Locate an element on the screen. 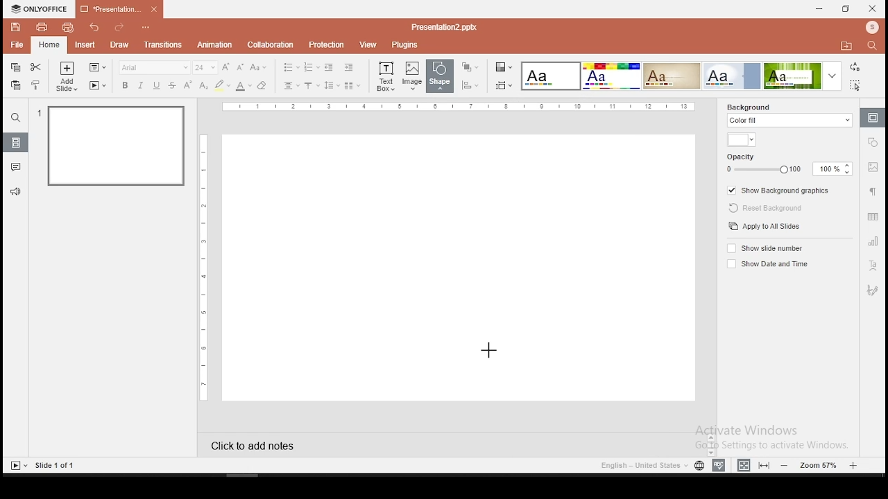  click to add notes is located at coordinates (265, 444).